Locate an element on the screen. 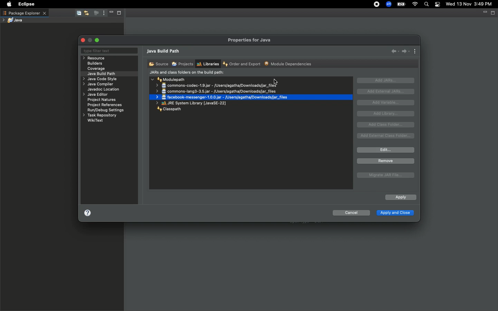 Image resolution: width=498 pixels, height=311 pixels. Remove is located at coordinates (386, 161).